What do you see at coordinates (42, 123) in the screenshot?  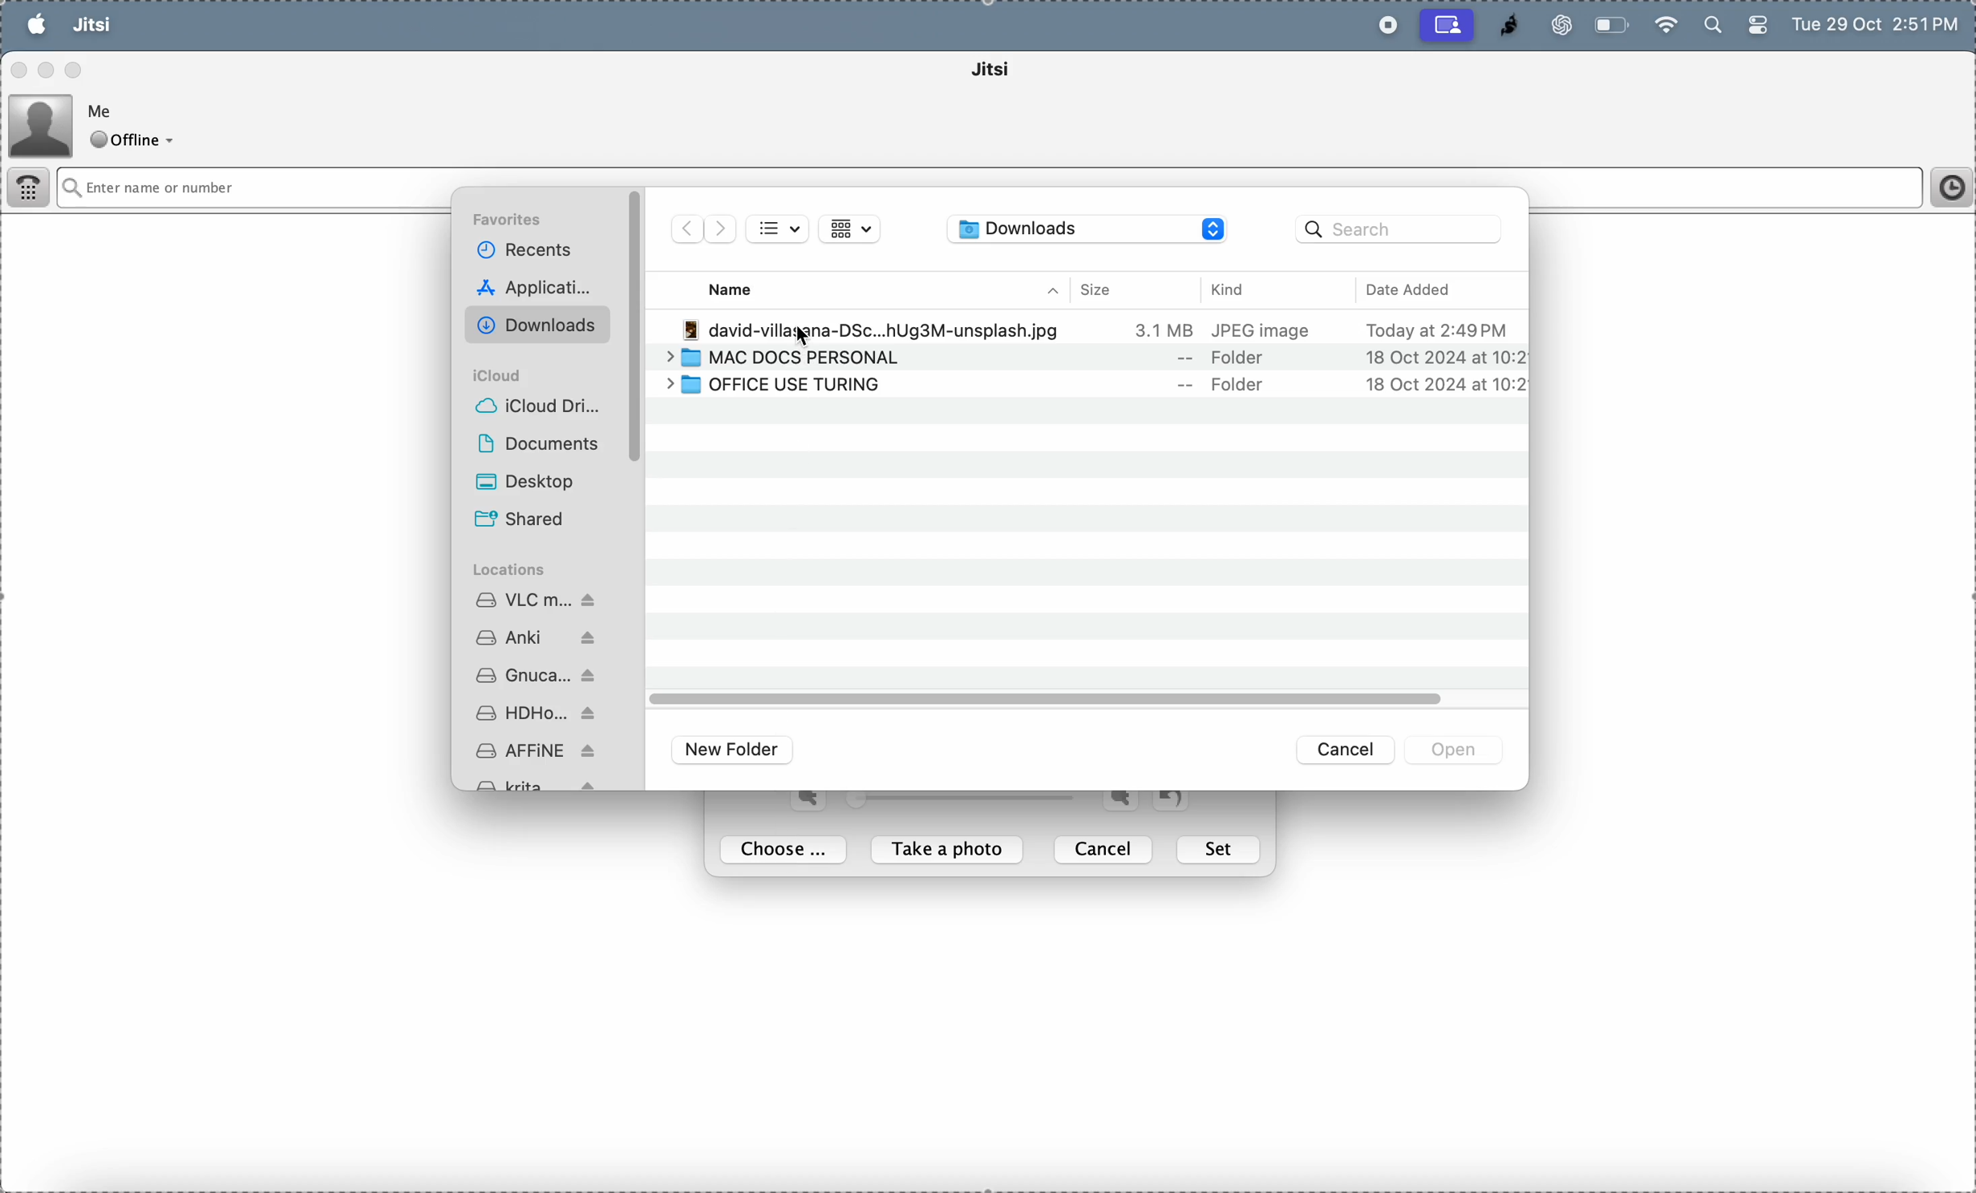 I see `profile` at bounding box center [42, 123].